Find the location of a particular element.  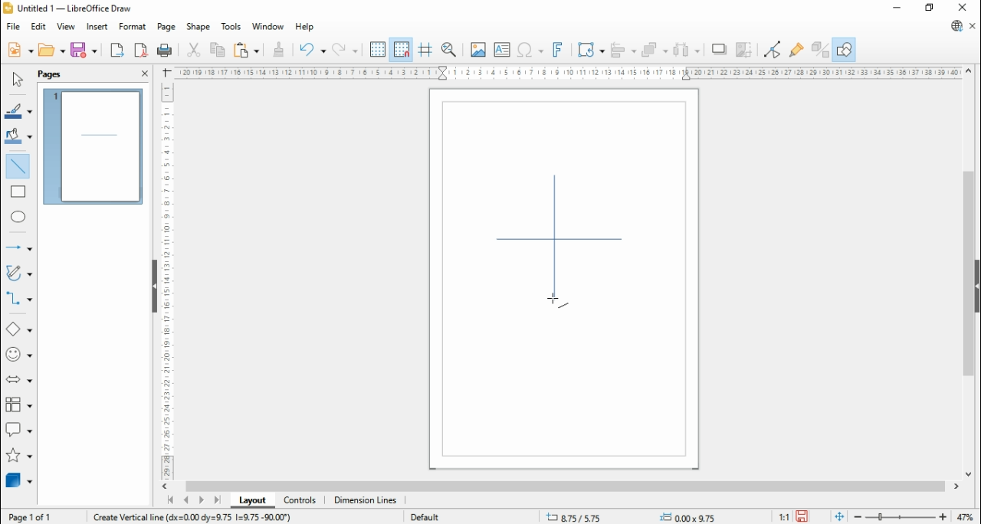

1:1 is located at coordinates (783, 517).